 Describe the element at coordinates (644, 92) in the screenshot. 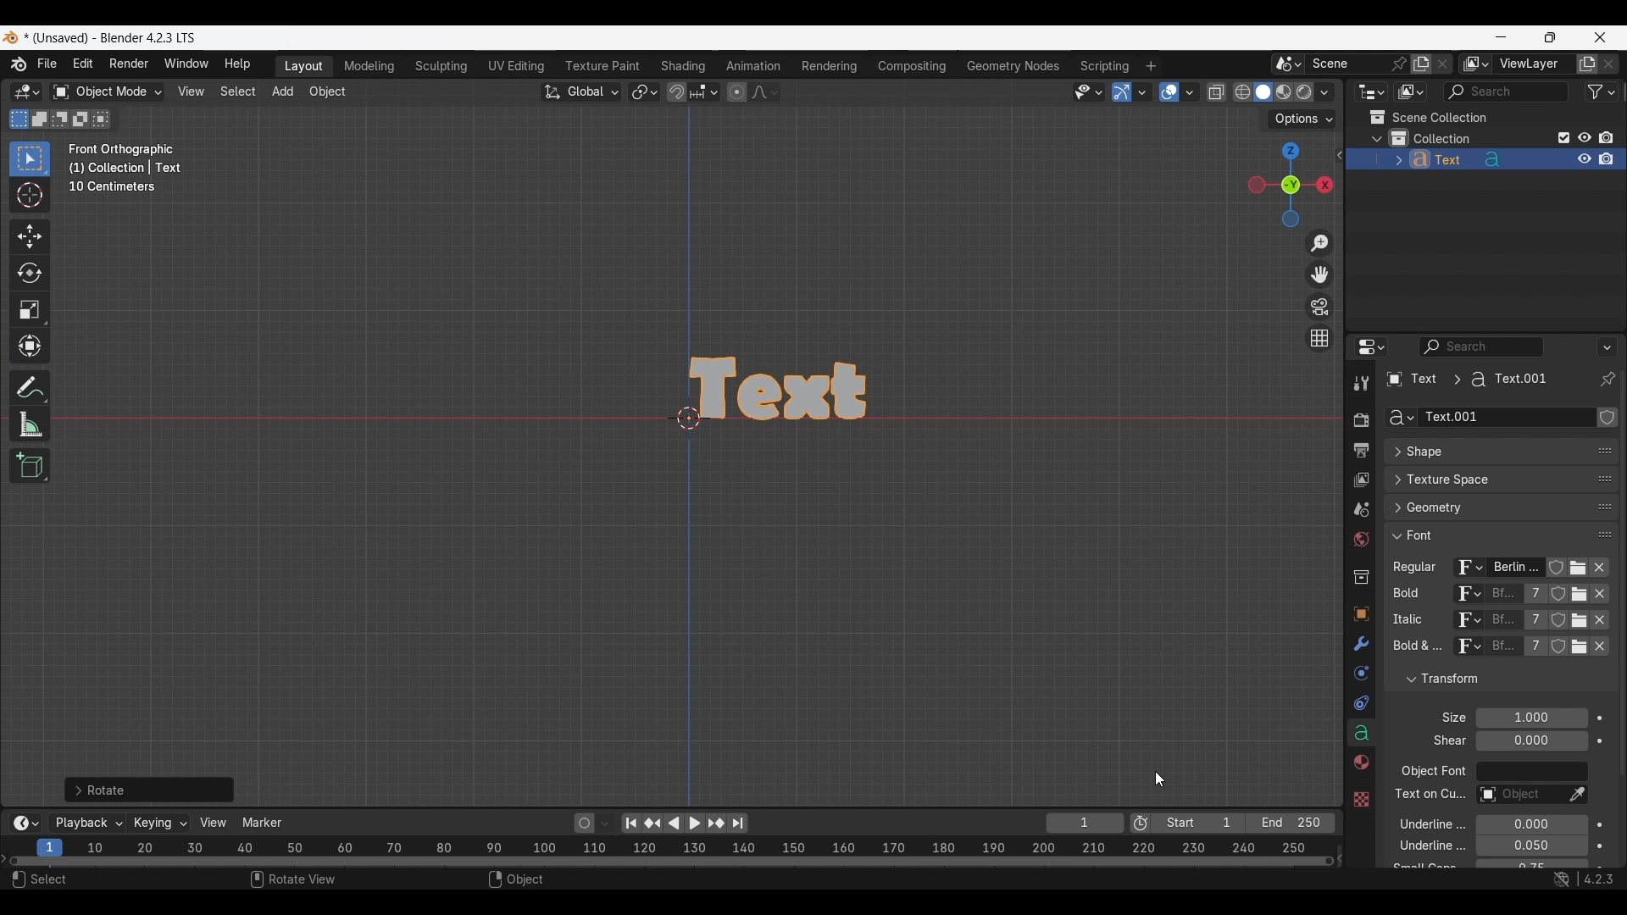

I see `Transform pivot point` at that location.